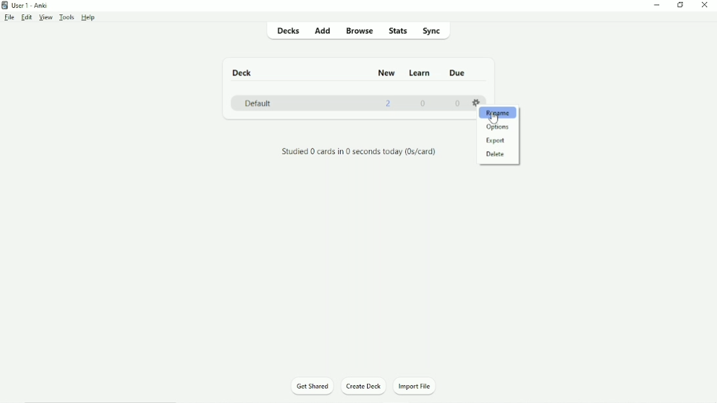 The width and height of the screenshot is (717, 403). I want to click on File, so click(9, 17).